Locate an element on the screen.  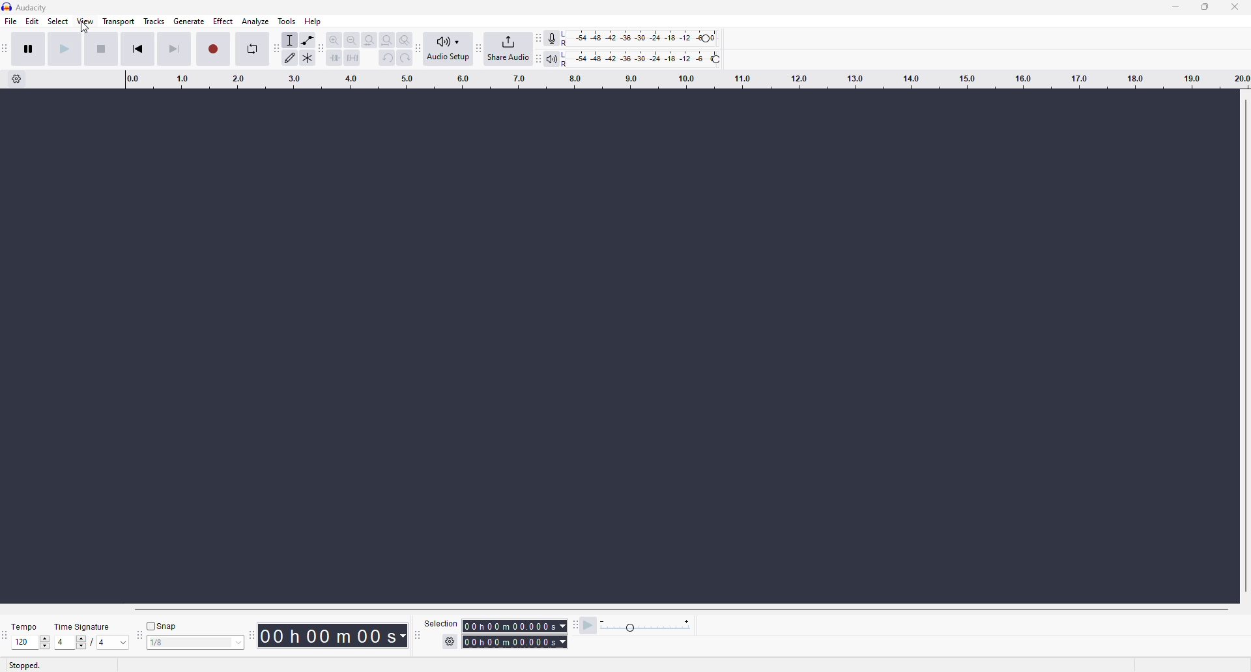
zoom toggle is located at coordinates (404, 40).